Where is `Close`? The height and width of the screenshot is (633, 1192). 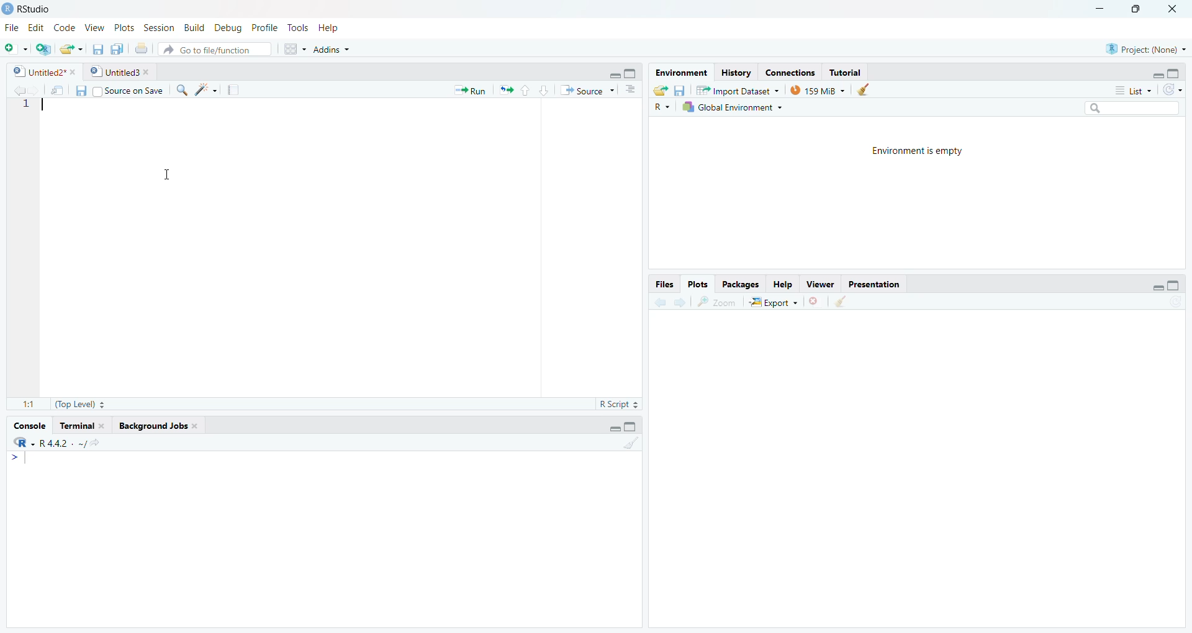
Close is located at coordinates (1173, 11).